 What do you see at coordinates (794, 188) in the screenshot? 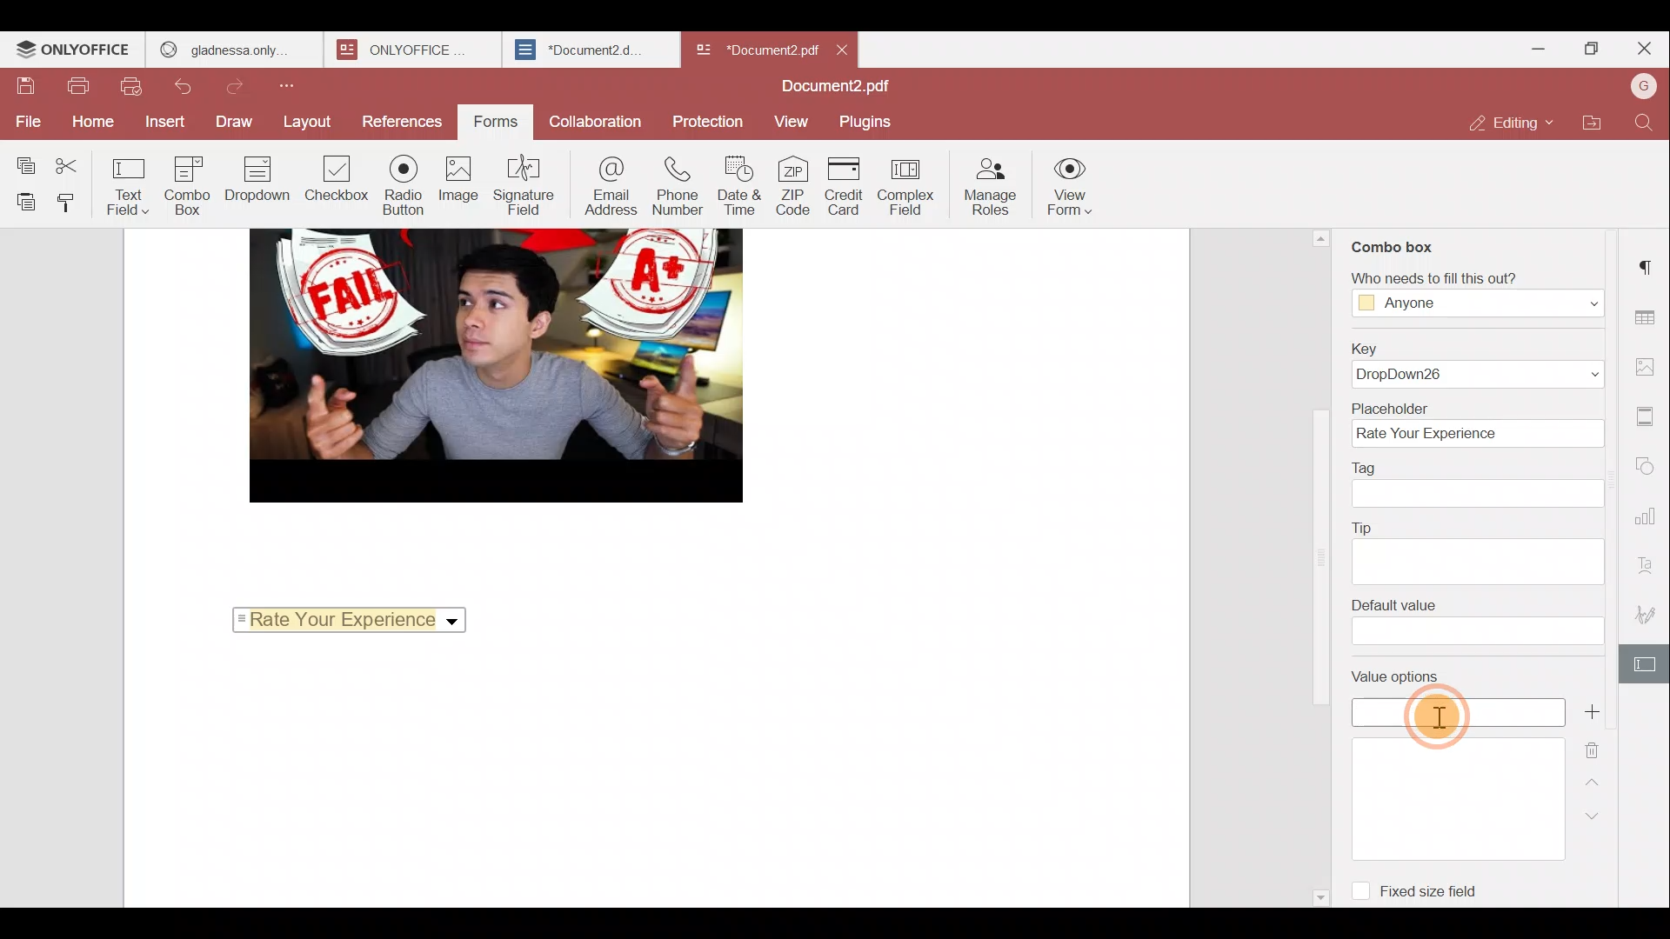
I see `ZIP code` at bounding box center [794, 188].